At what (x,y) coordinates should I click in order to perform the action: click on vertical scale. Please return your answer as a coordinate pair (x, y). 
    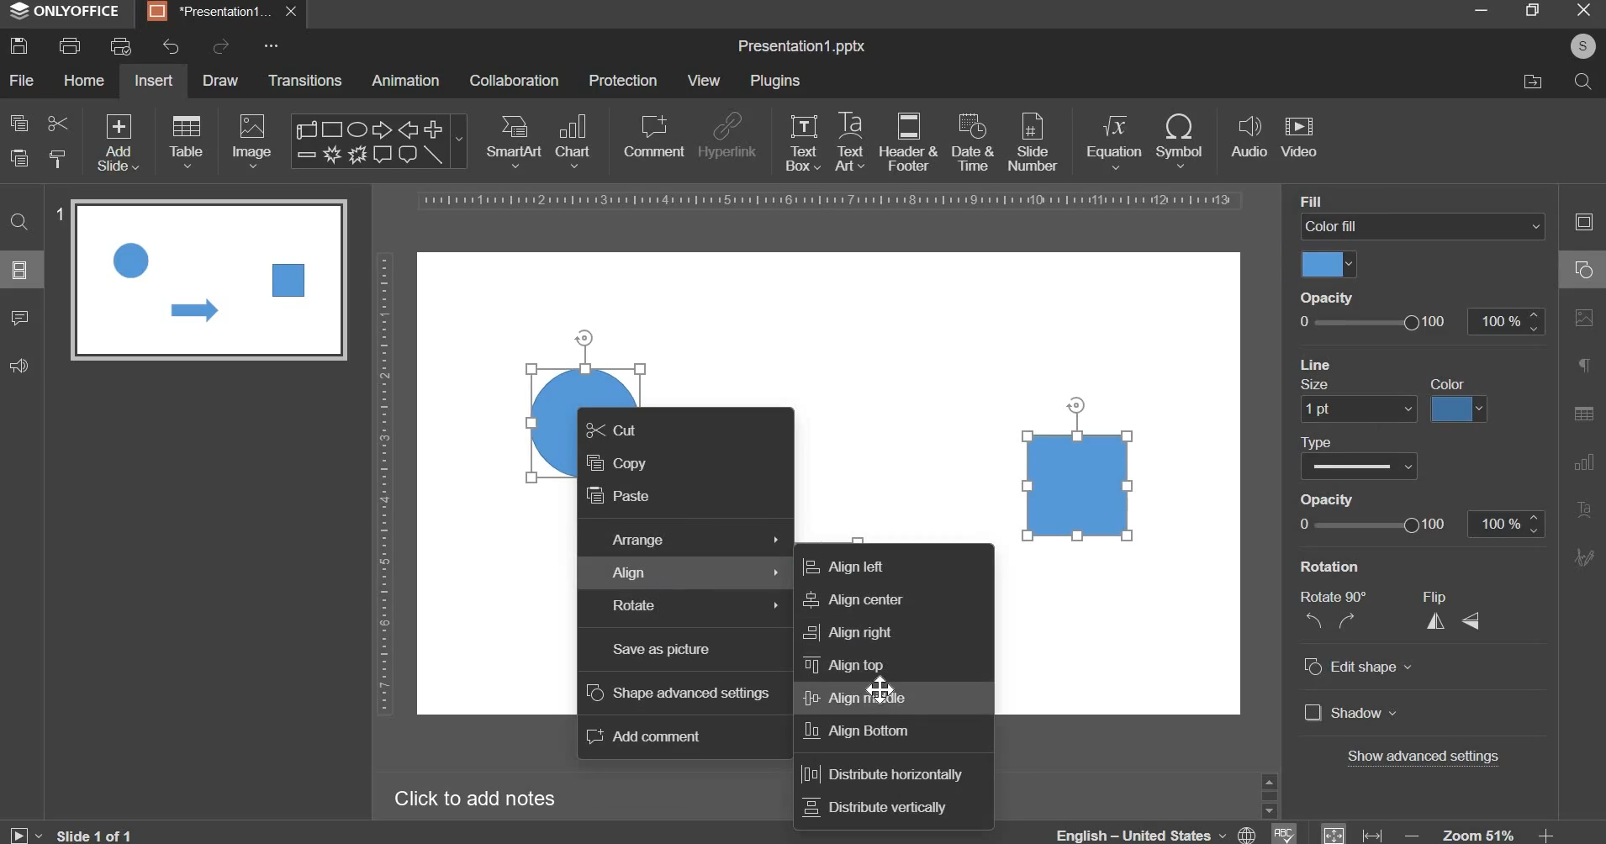
    Looking at the image, I should click on (383, 483).